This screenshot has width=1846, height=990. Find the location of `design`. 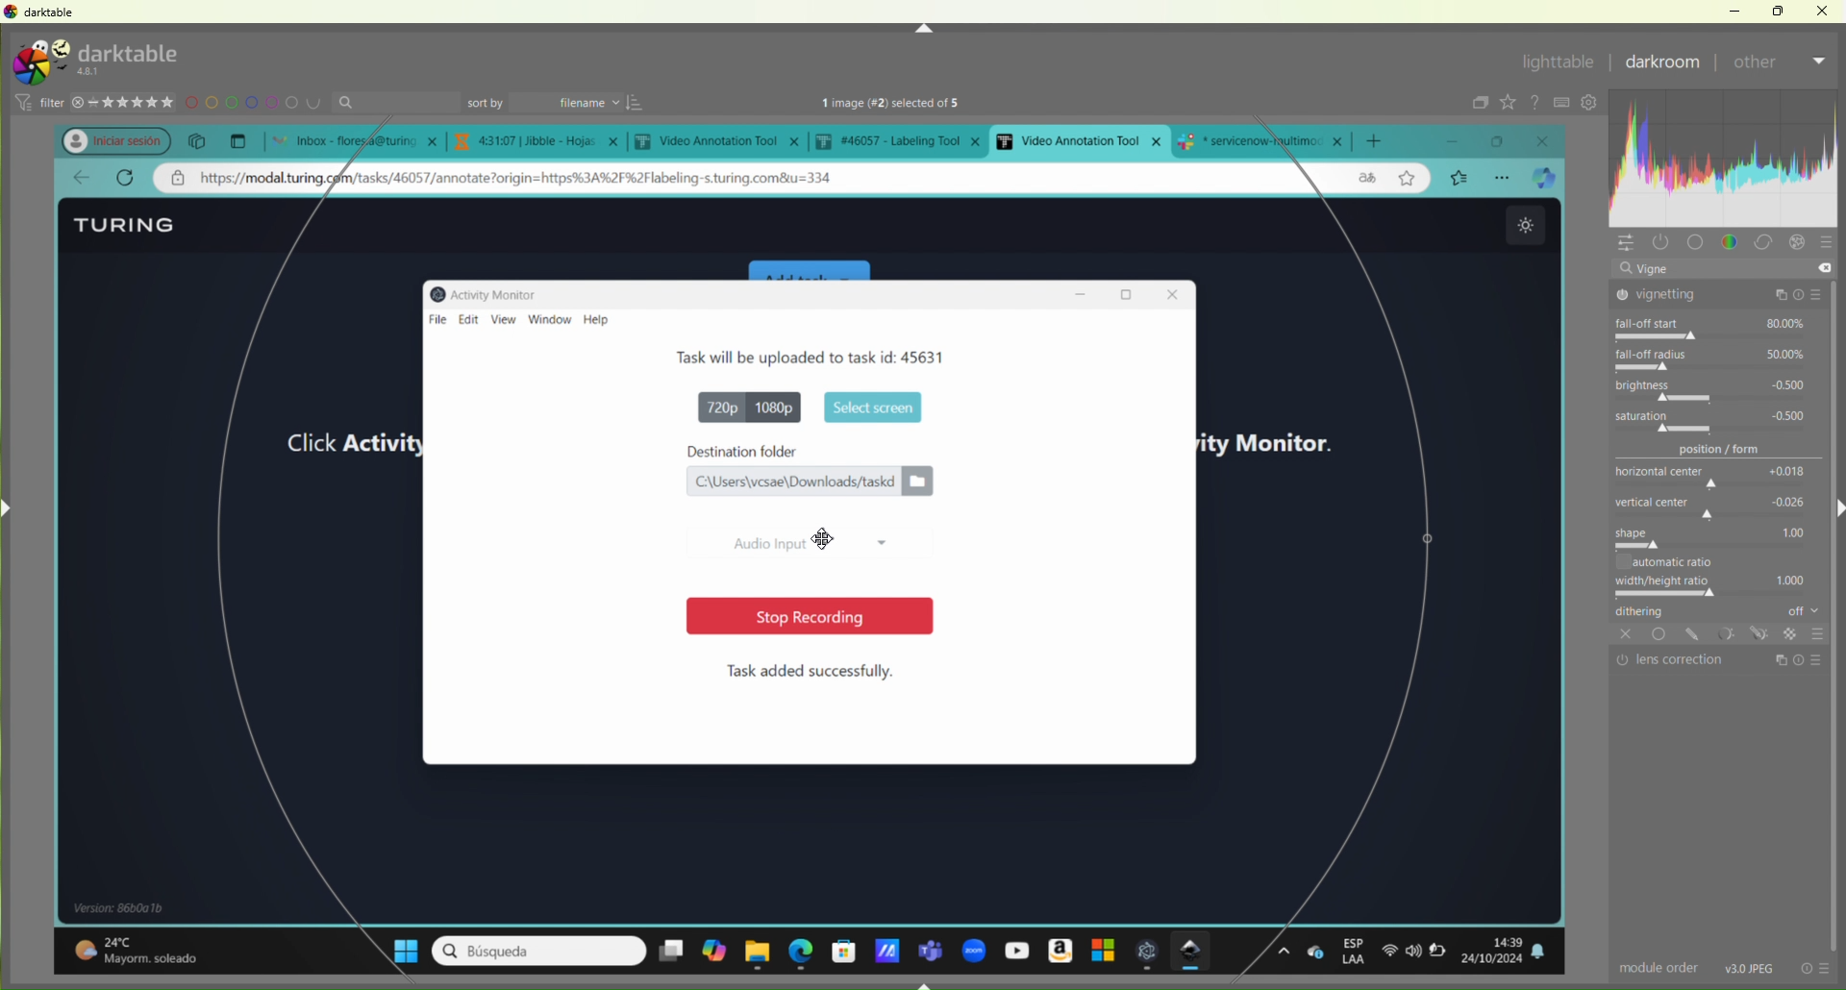

design is located at coordinates (256, 104).